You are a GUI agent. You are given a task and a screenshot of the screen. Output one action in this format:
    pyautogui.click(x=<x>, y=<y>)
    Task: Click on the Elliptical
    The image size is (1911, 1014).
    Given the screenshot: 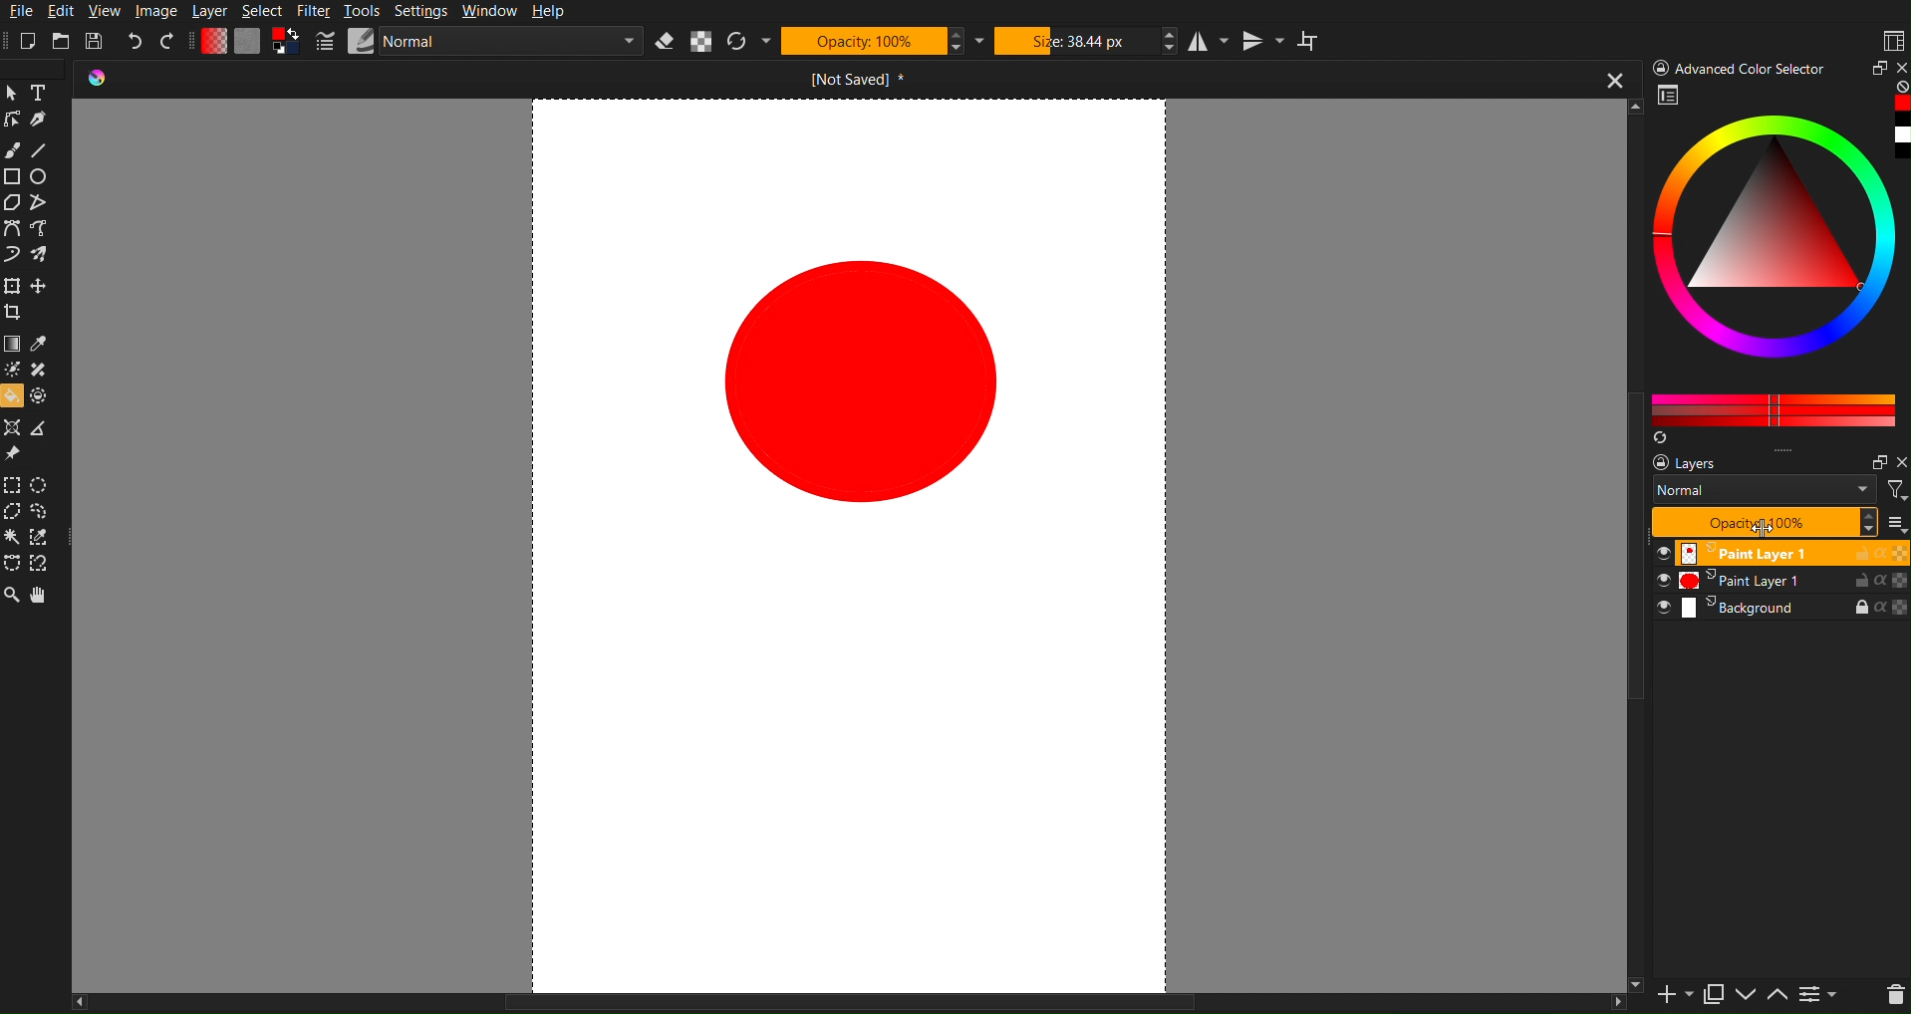 What is the action you would take?
    pyautogui.click(x=42, y=486)
    